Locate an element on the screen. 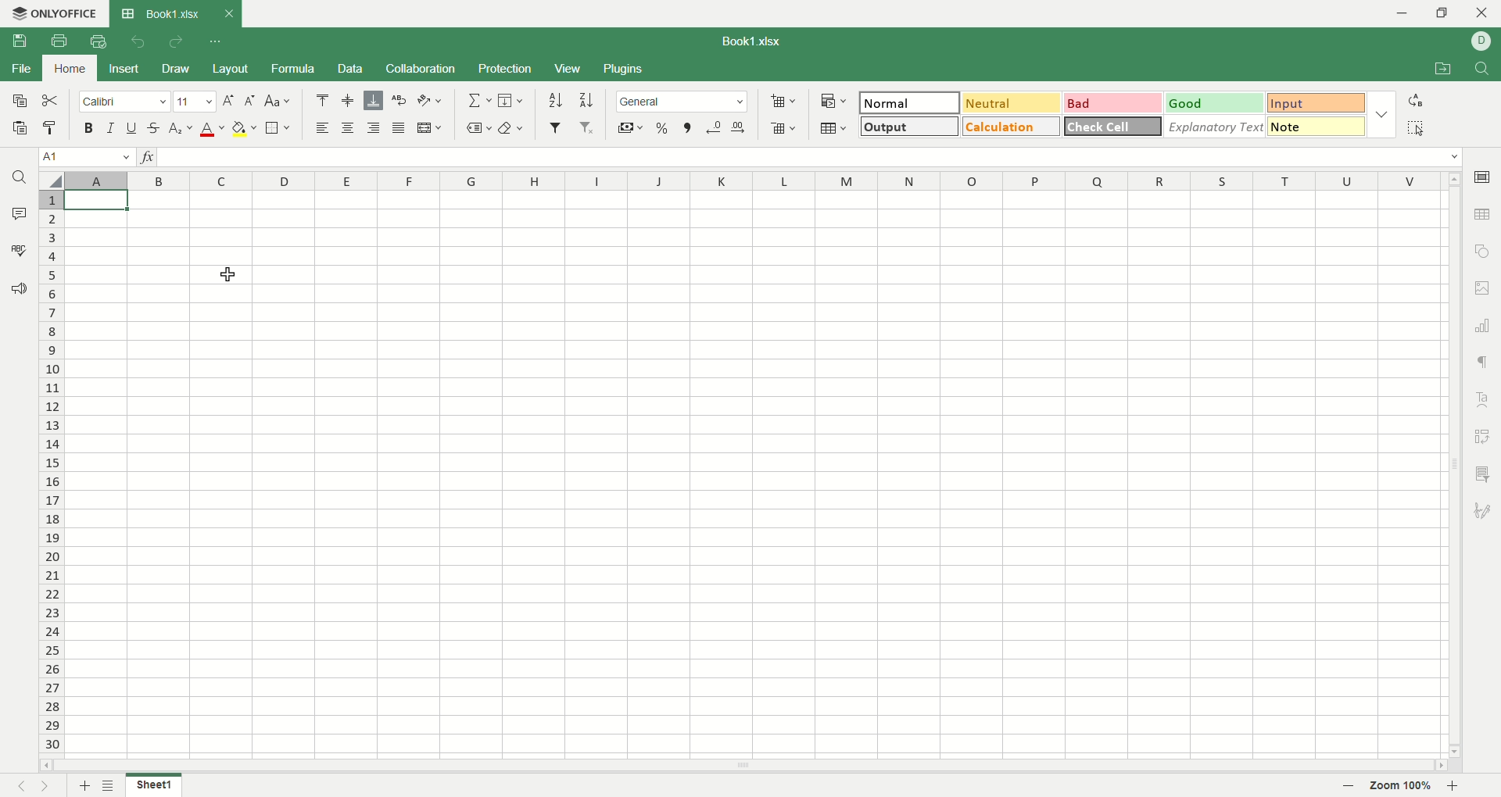  input is located at coordinates (1317, 104).